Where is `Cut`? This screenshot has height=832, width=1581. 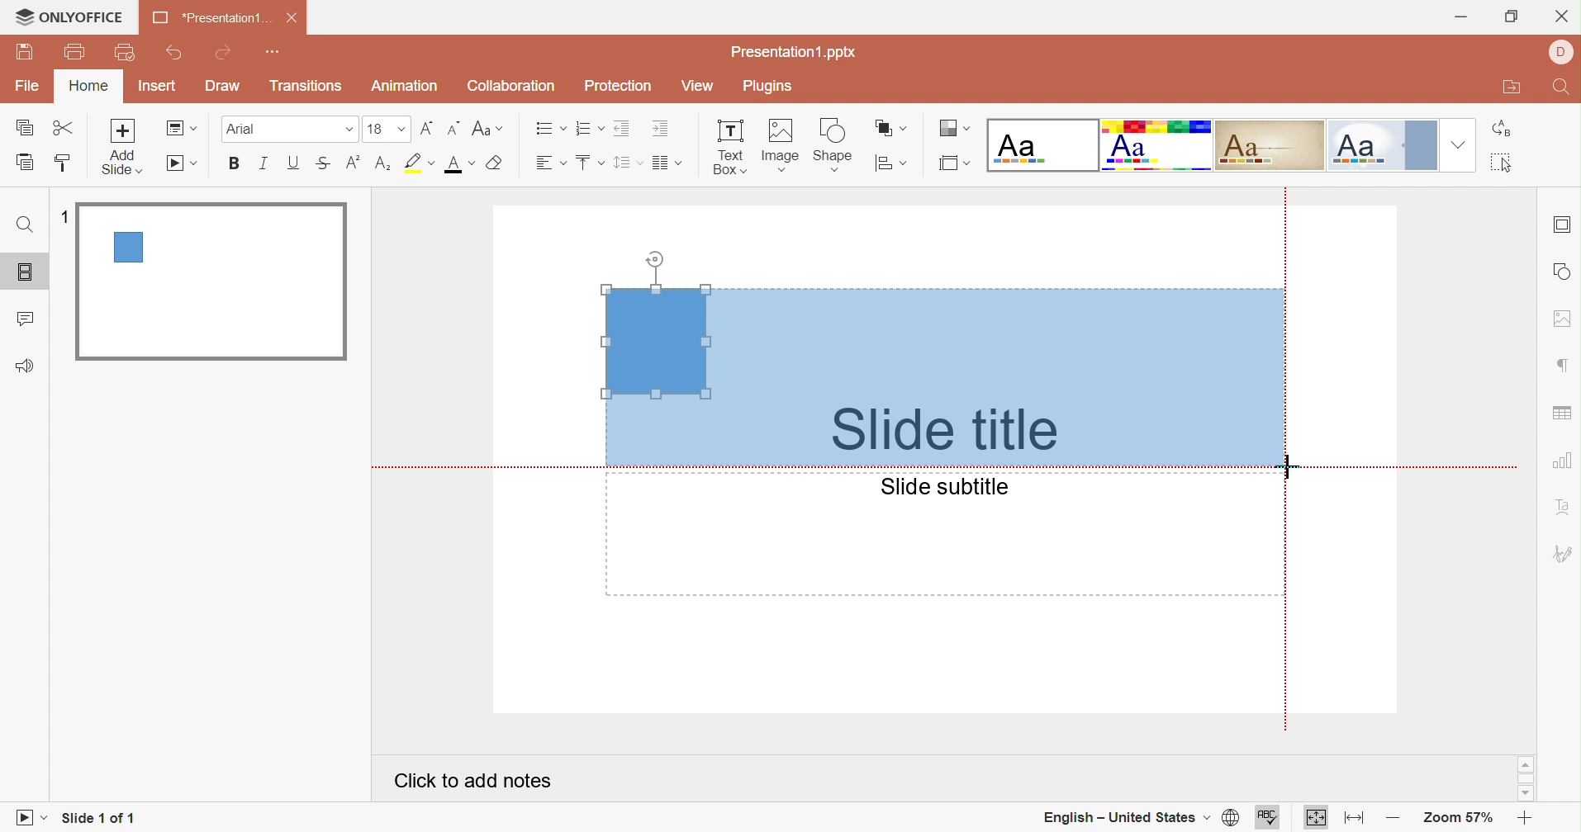 Cut is located at coordinates (66, 129).